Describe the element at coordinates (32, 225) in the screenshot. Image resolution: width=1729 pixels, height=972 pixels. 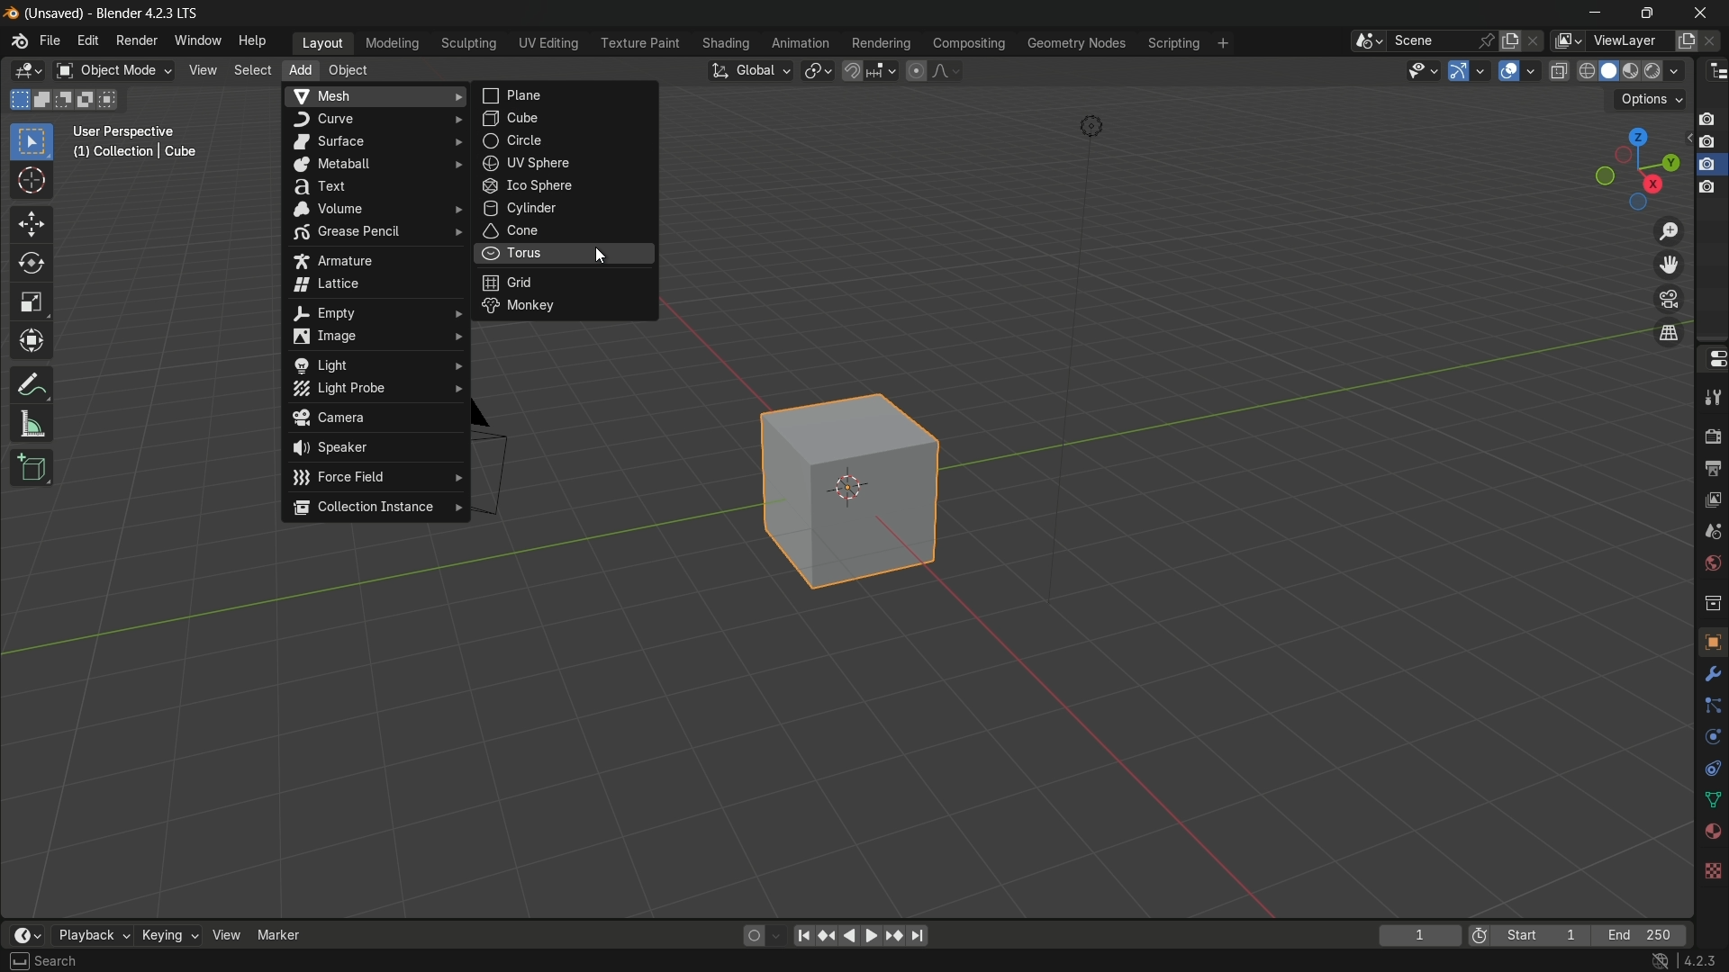
I see `move` at that location.